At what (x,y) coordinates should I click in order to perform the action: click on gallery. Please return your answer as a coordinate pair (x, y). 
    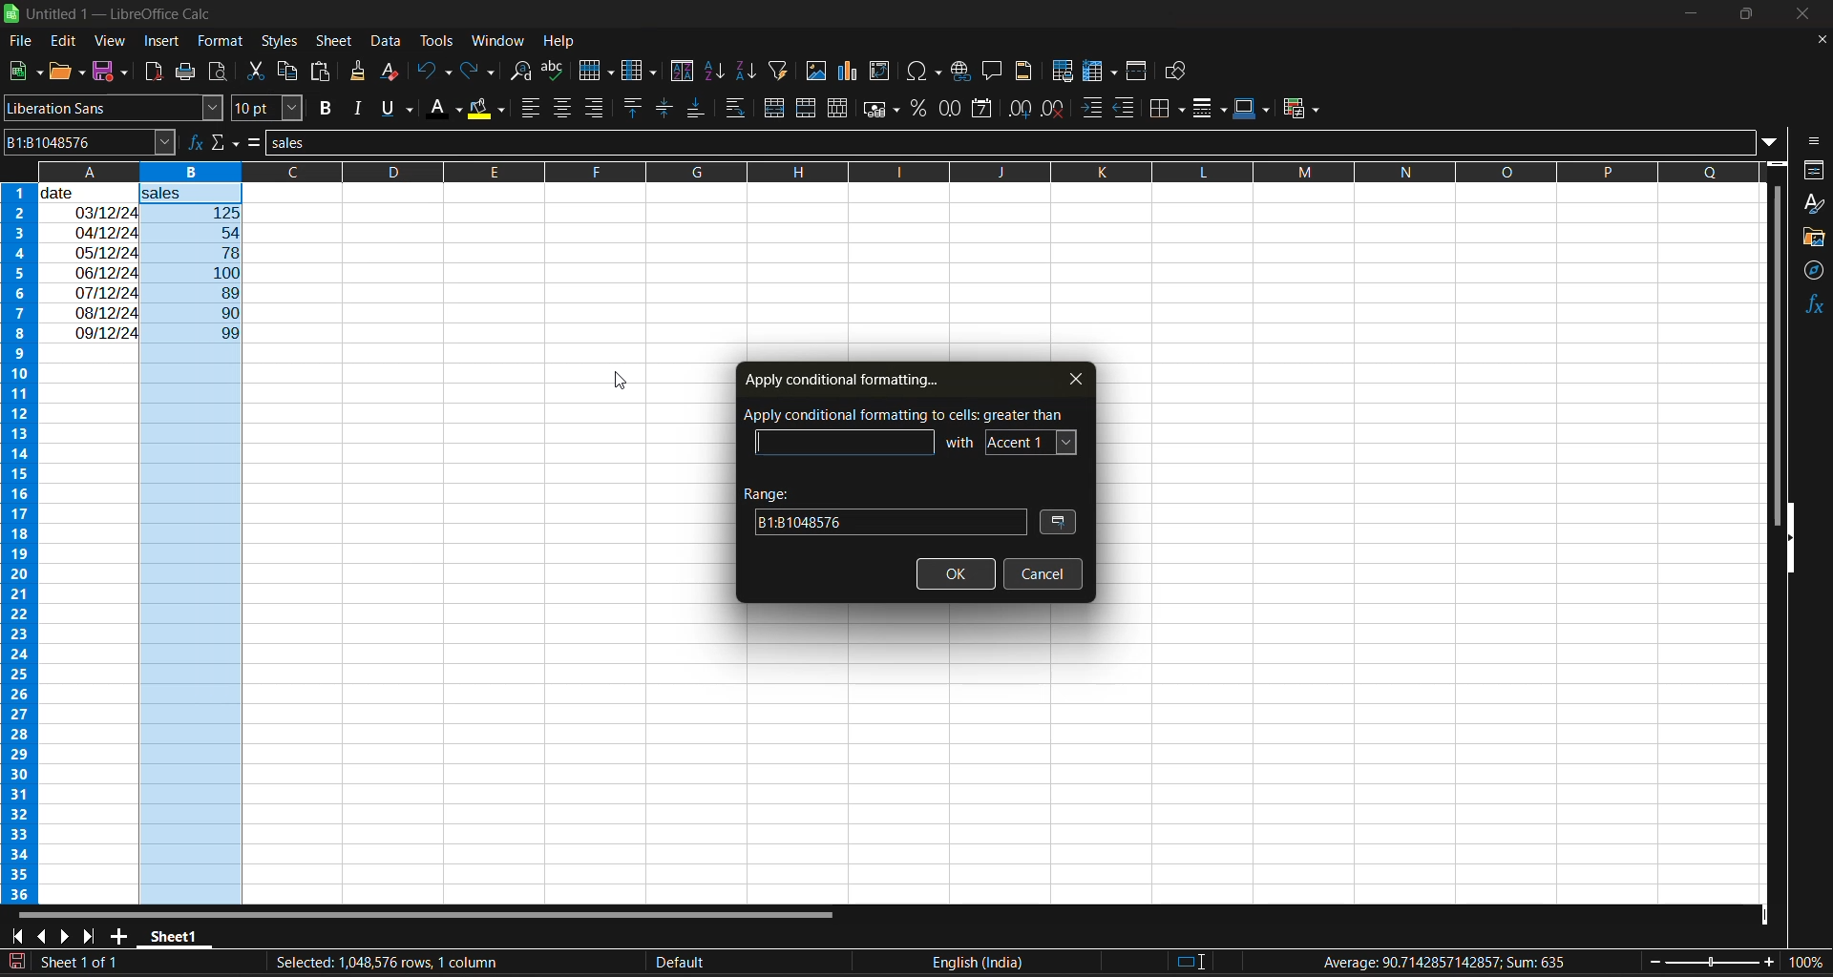
    Looking at the image, I should click on (1814, 238).